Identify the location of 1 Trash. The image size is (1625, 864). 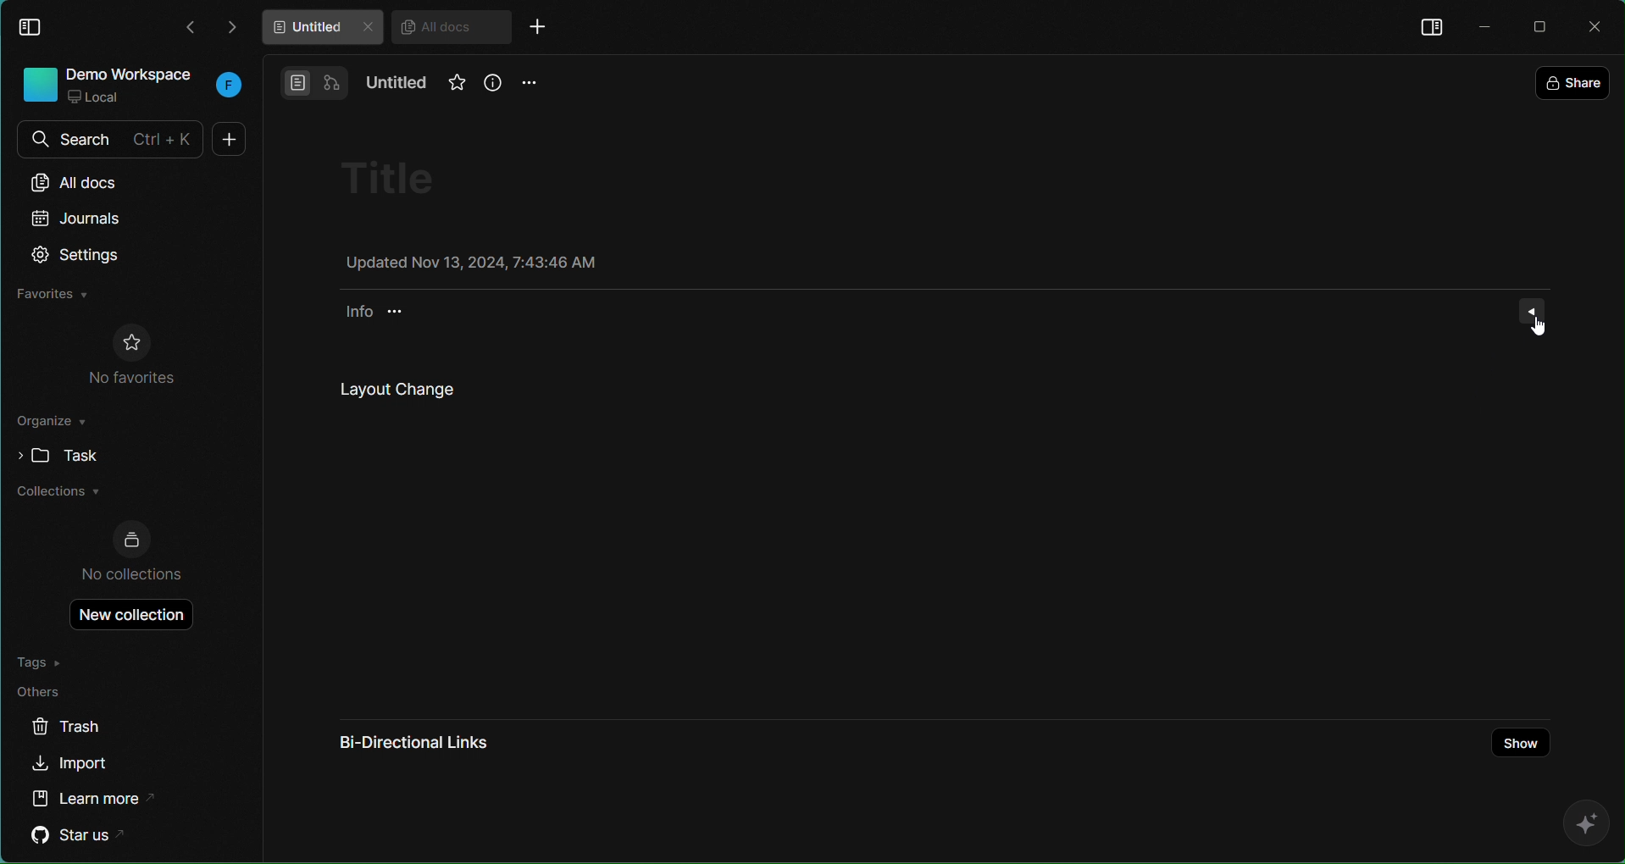
(82, 728).